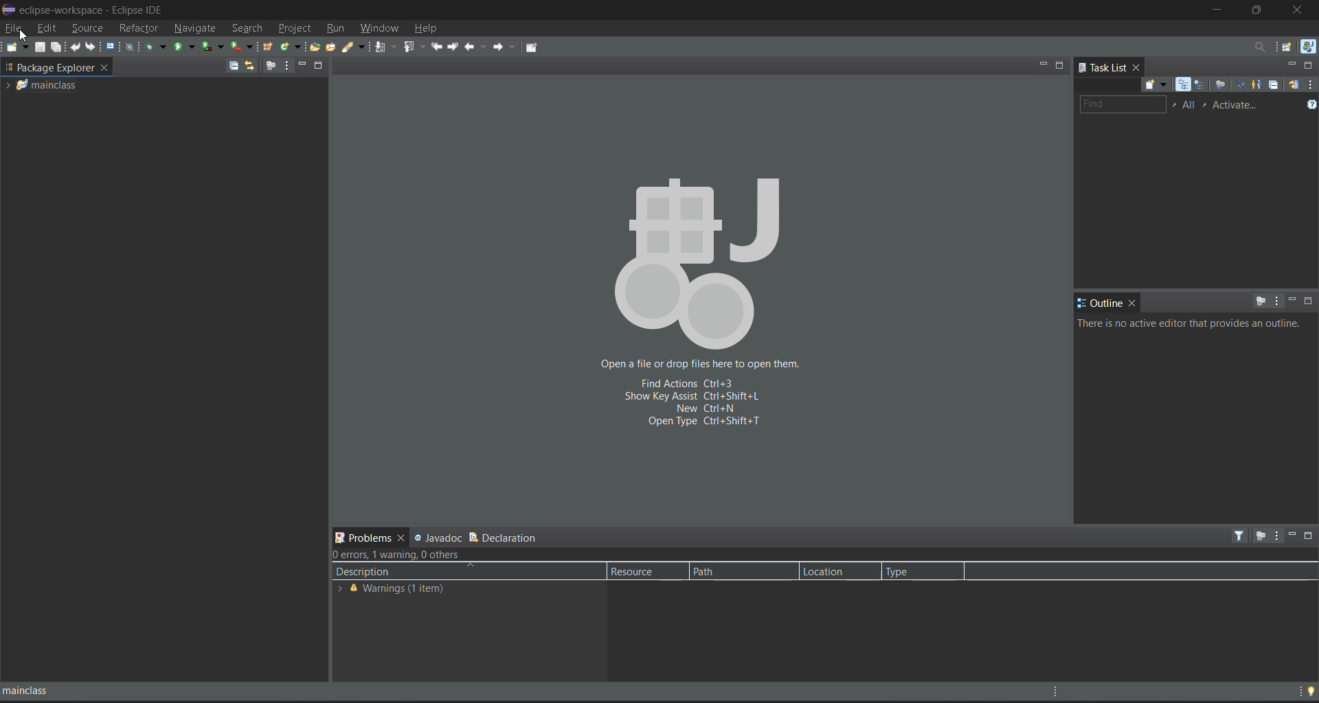 This screenshot has height=703, width=1319. I want to click on close, so click(400, 539).